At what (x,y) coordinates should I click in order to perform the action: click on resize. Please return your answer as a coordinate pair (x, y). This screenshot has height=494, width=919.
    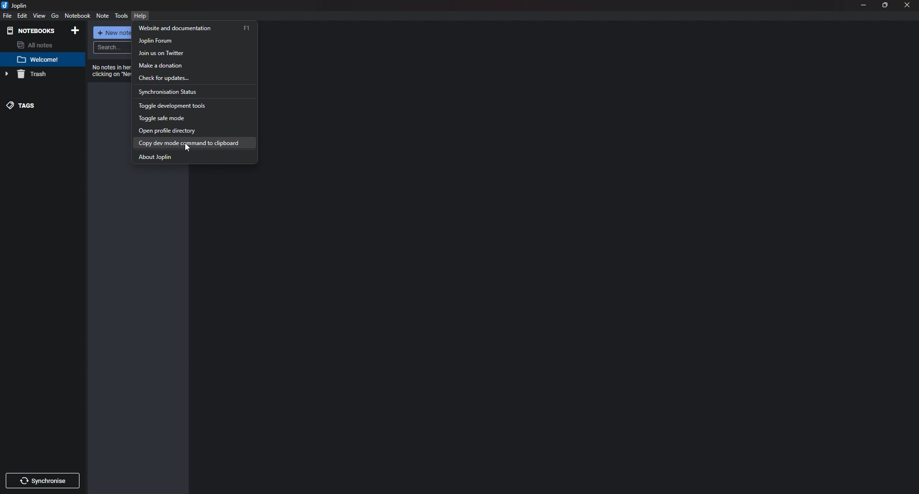
    Looking at the image, I should click on (886, 5).